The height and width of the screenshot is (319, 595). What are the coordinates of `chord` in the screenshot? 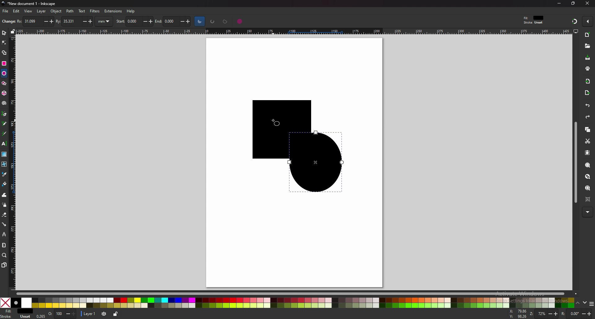 It's located at (225, 21).